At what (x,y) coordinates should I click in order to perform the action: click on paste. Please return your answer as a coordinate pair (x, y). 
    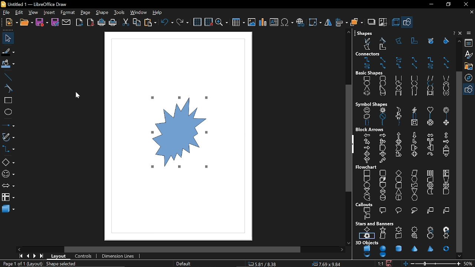
    Looking at the image, I should click on (150, 22).